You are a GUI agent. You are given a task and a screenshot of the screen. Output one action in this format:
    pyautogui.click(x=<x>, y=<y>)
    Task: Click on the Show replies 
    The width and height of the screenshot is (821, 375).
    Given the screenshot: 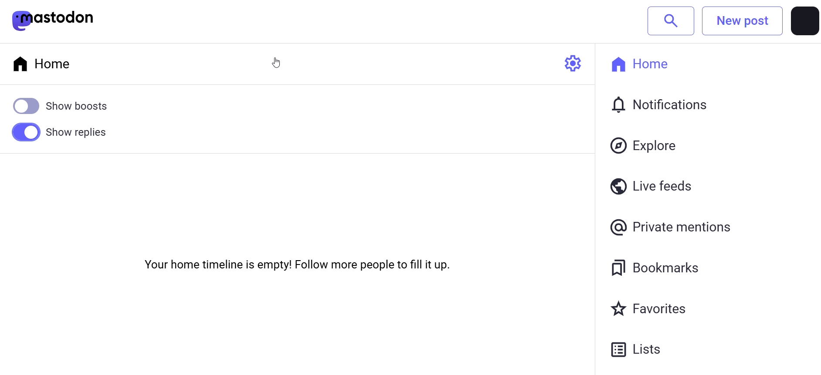 What is the action you would take?
    pyautogui.click(x=84, y=132)
    